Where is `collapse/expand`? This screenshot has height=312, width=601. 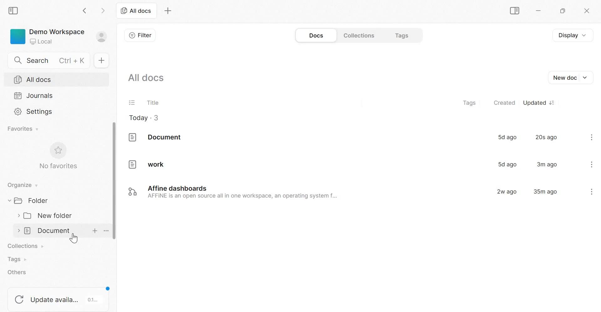 collapse/expand is located at coordinates (18, 230).